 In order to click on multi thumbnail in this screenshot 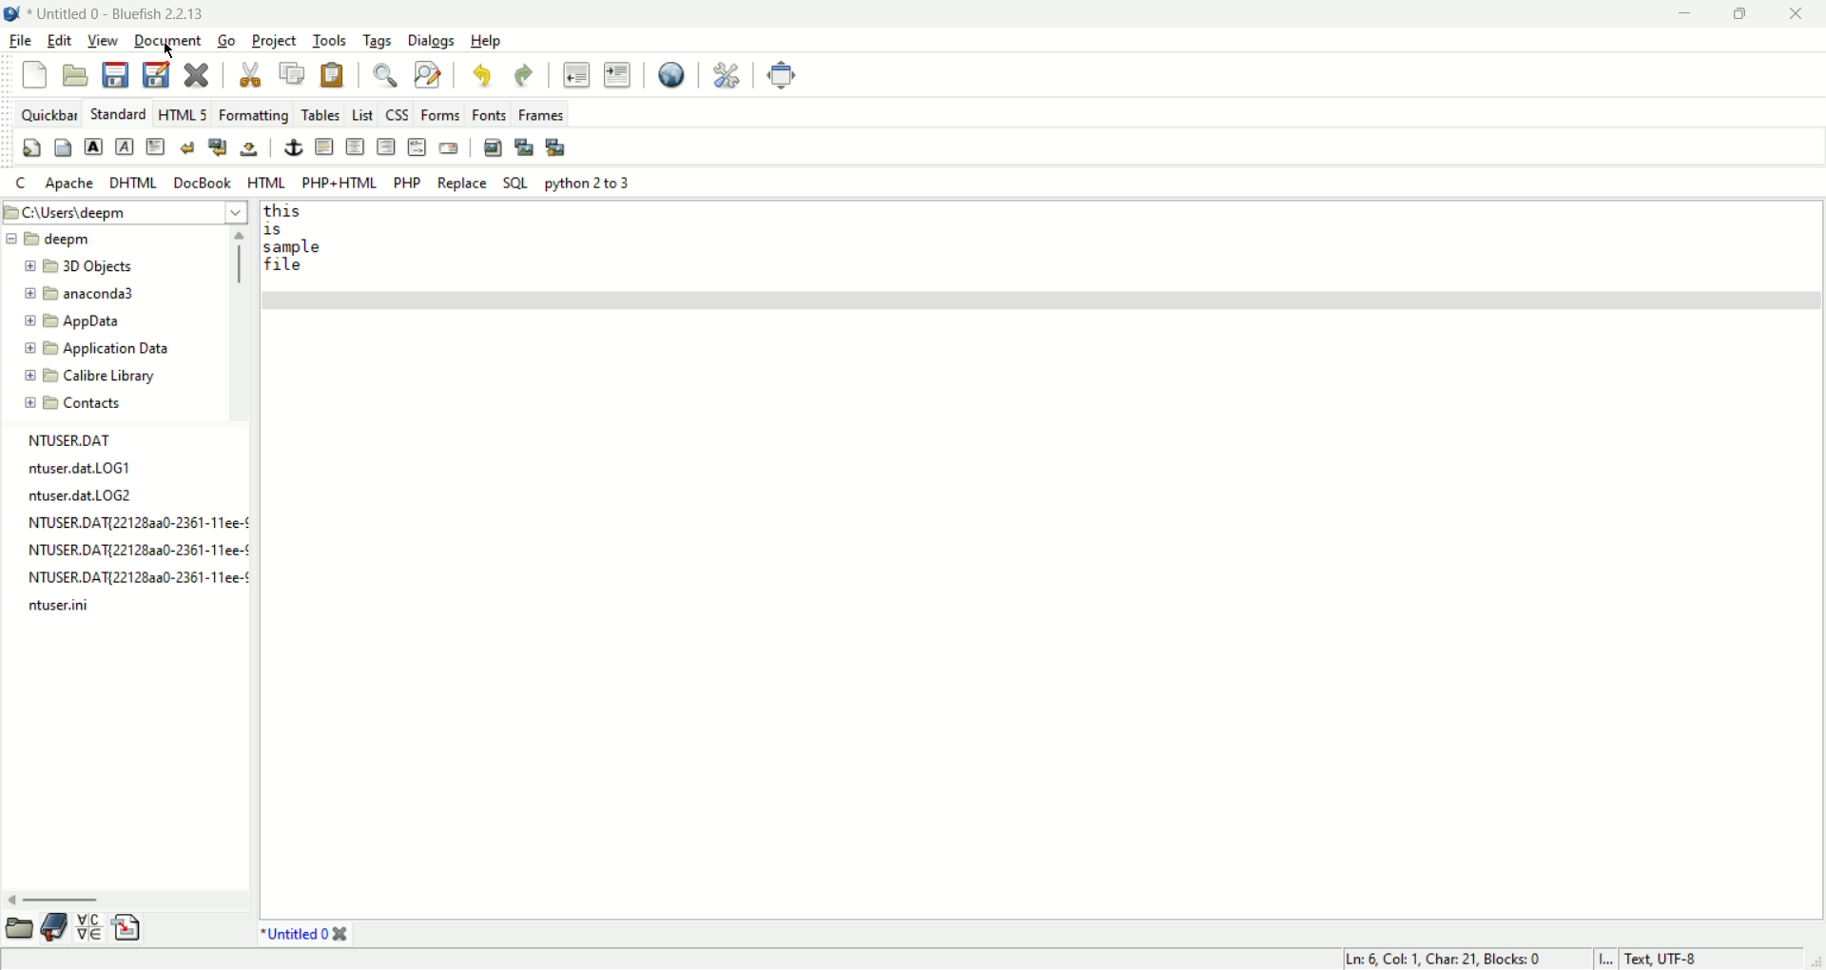, I will do `click(555, 146)`.